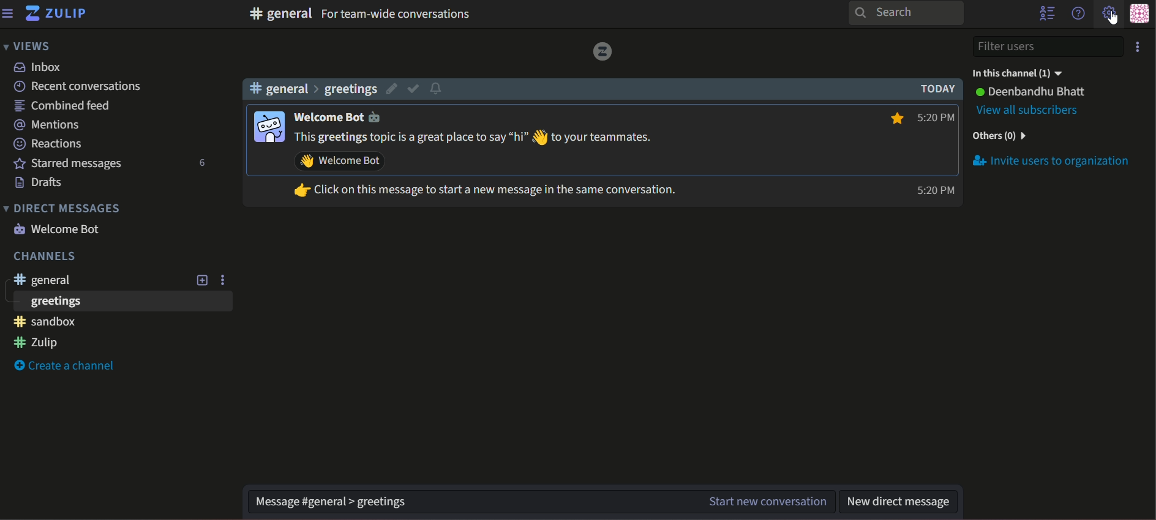  I want to click on menu bar, so click(9, 13).